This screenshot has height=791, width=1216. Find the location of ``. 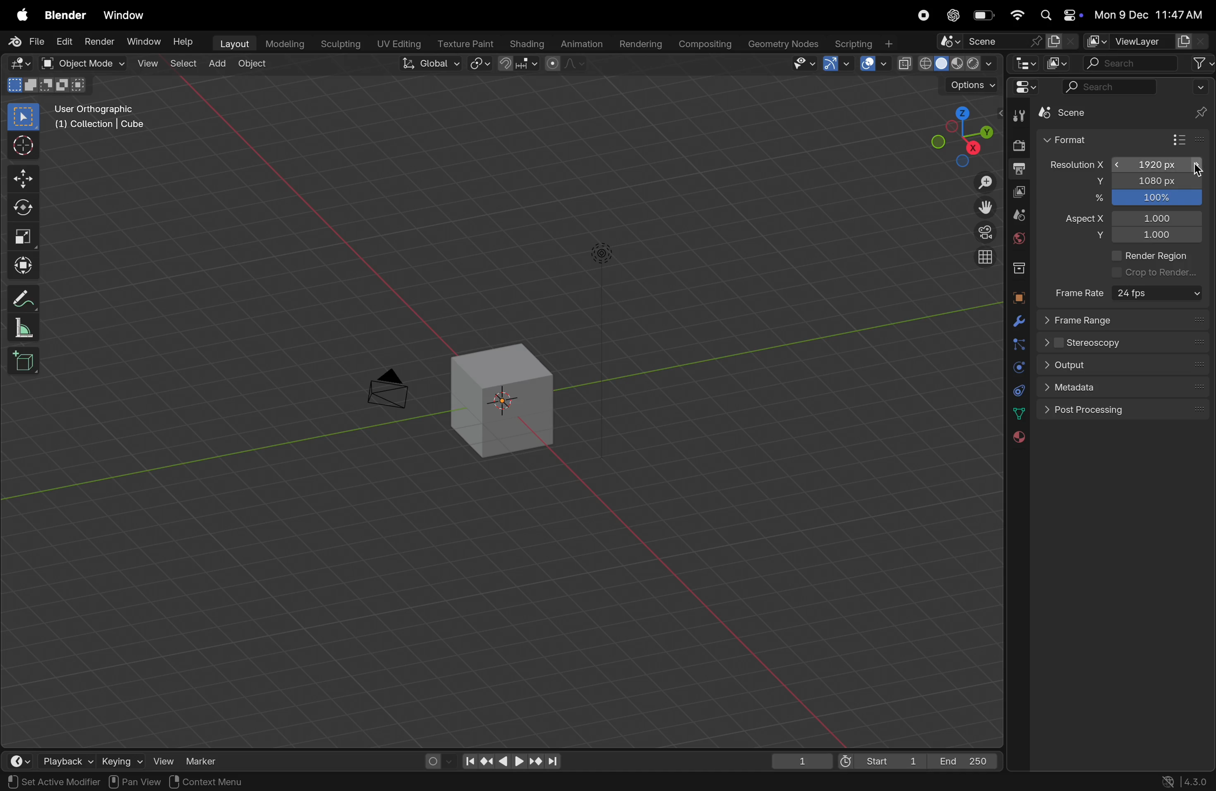

 is located at coordinates (430, 65).